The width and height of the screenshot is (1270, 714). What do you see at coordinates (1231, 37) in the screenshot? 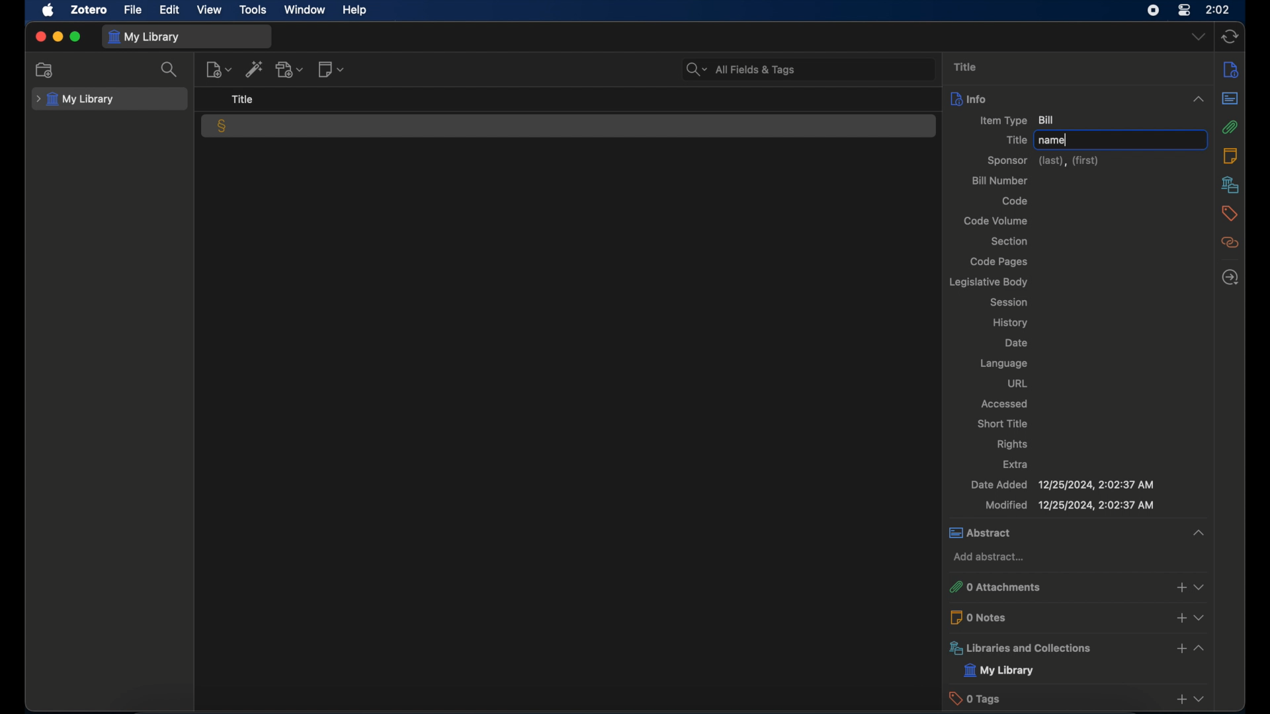
I see `sync` at bounding box center [1231, 37].